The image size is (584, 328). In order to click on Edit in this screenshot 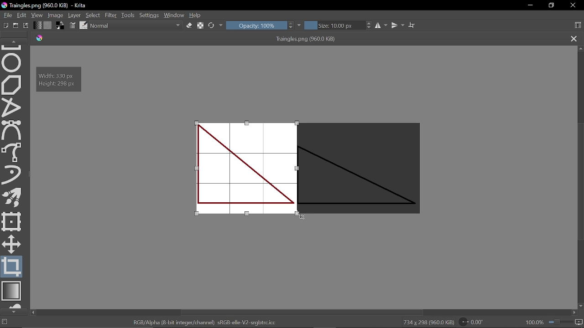, I will do `click(22, 15)`.